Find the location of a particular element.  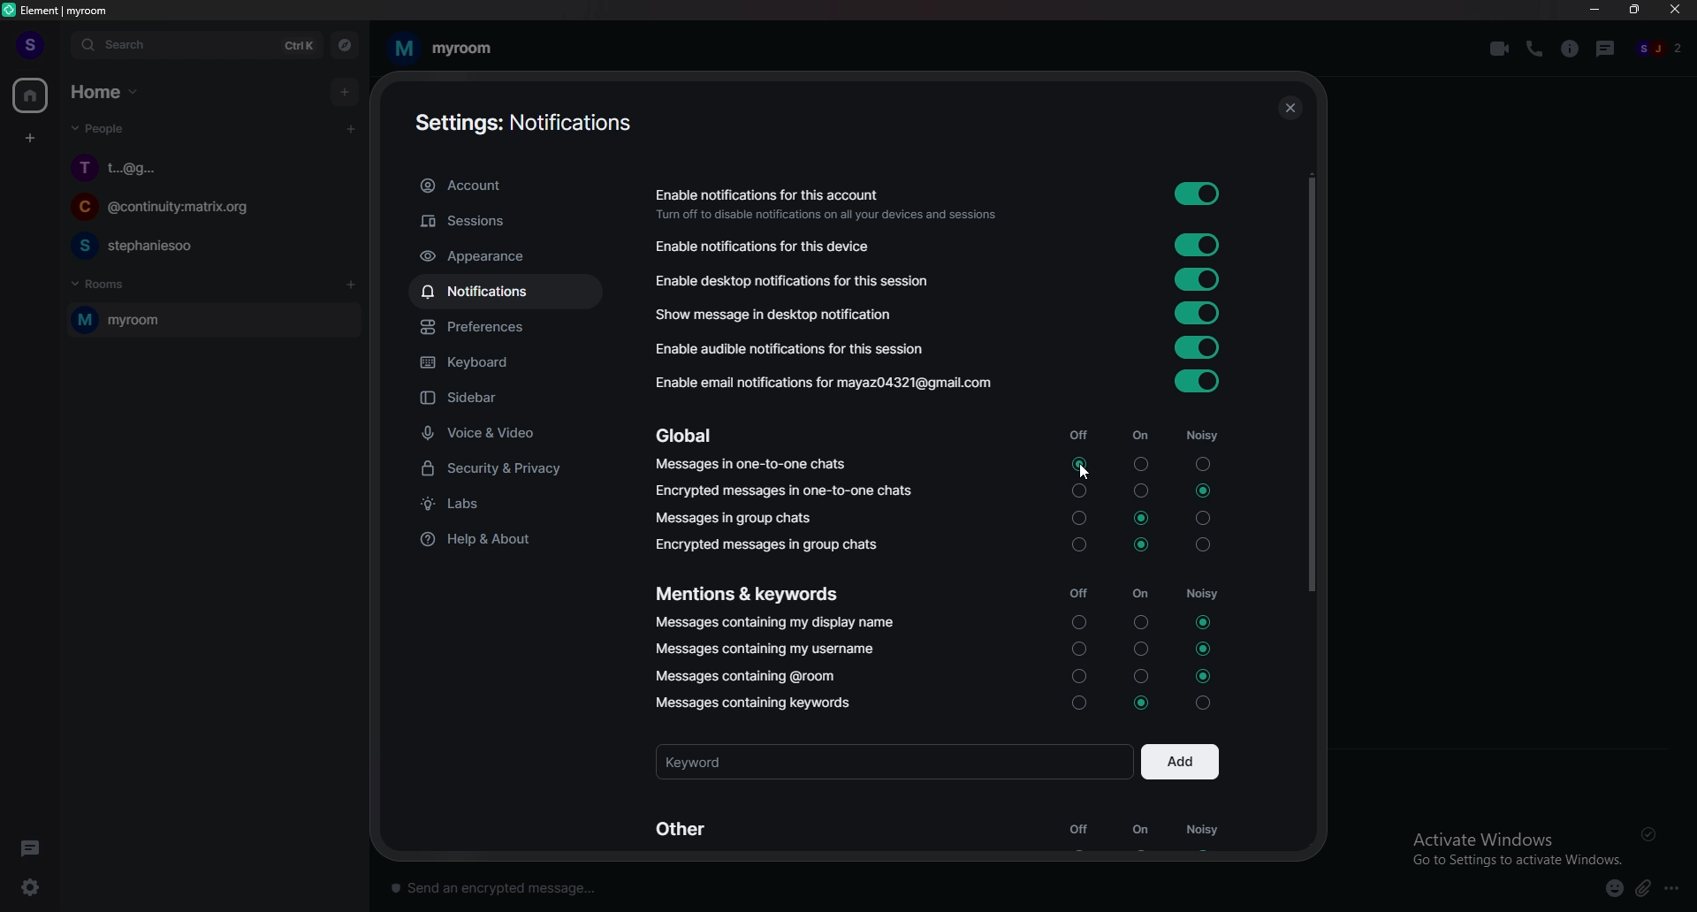

messages in group chat is located at coordinates (737, 521).